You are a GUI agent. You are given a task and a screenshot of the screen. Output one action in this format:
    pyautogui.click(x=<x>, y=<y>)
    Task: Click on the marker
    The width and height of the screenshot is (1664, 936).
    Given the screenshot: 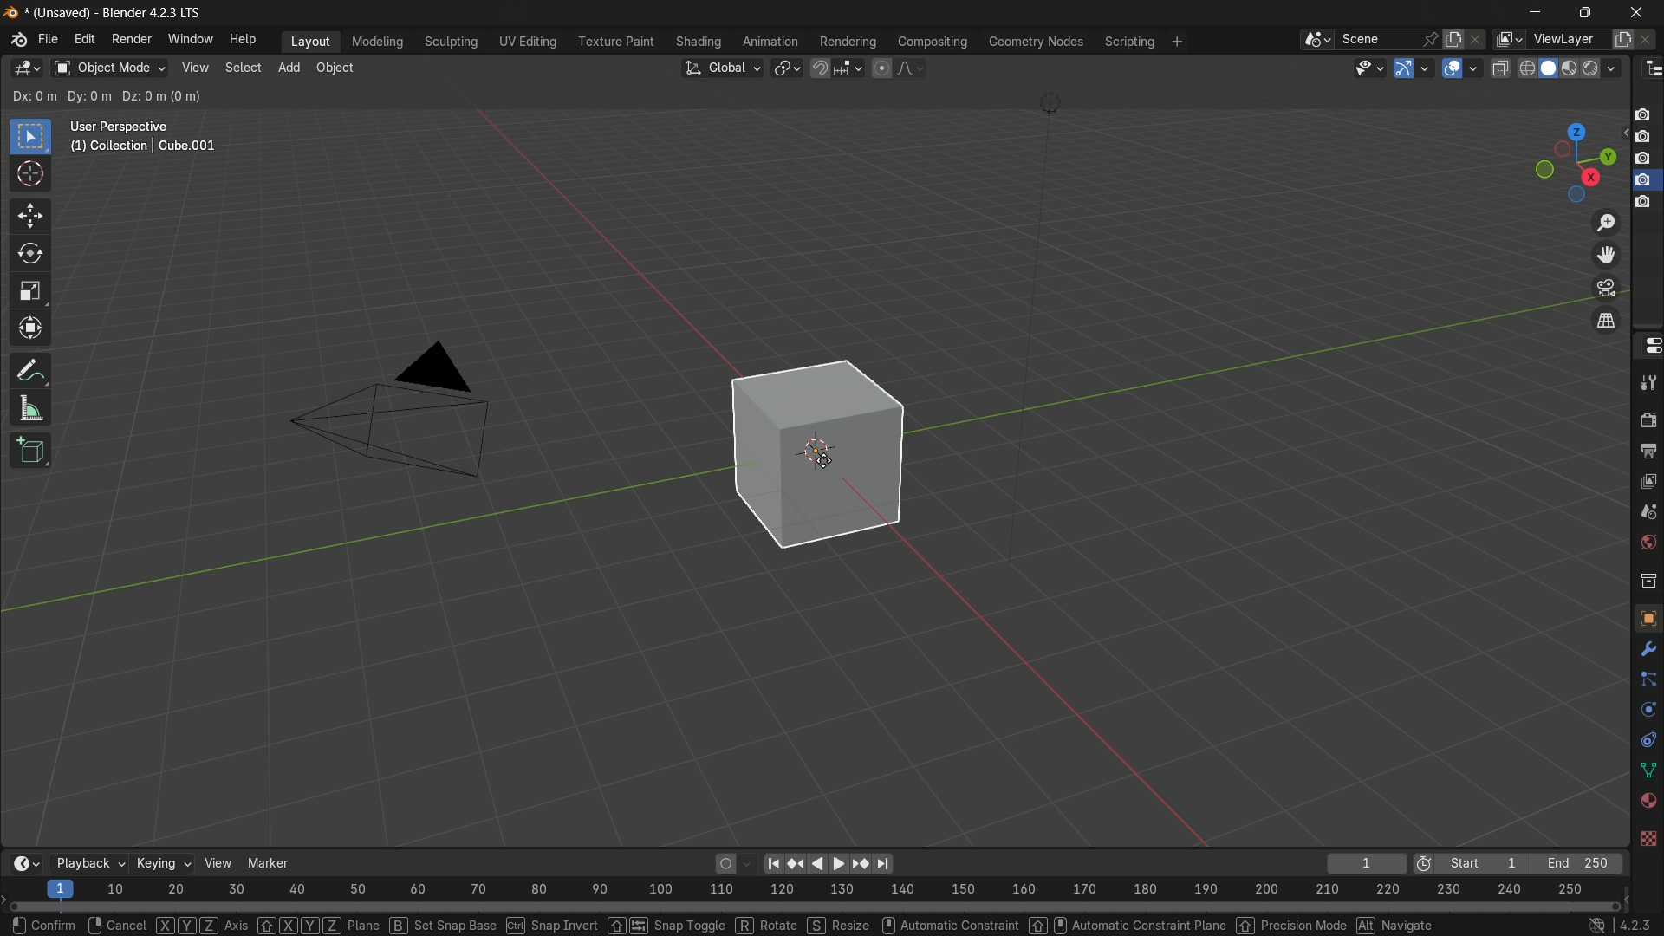 What is the action you would take?
    pyautogui.click(x=278, y=858)
    